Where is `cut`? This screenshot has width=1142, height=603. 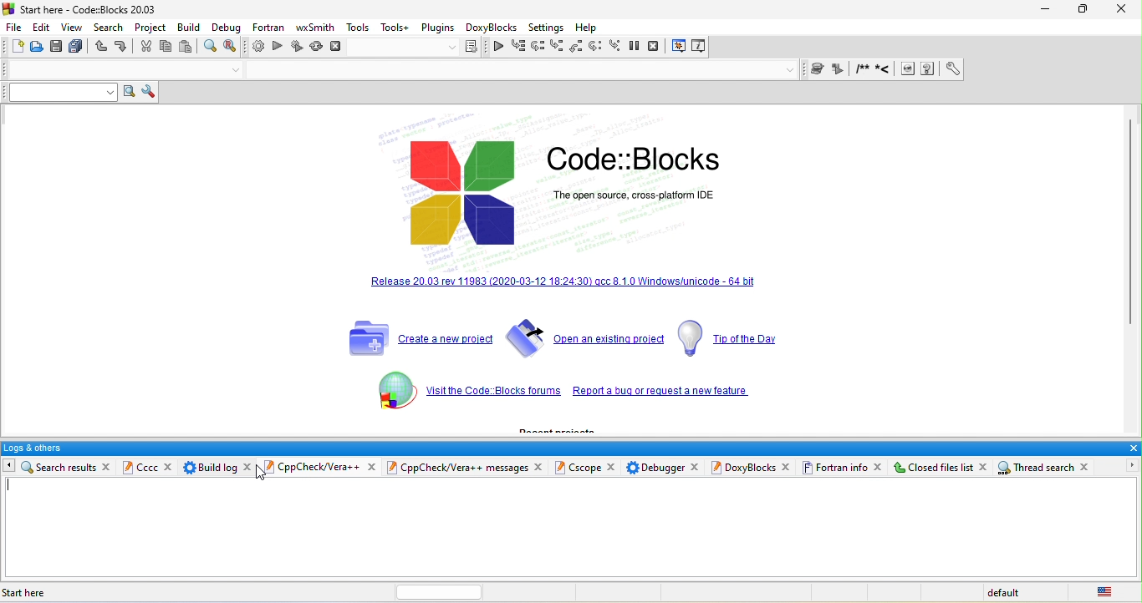 cut is located at coordinates (146, 48).